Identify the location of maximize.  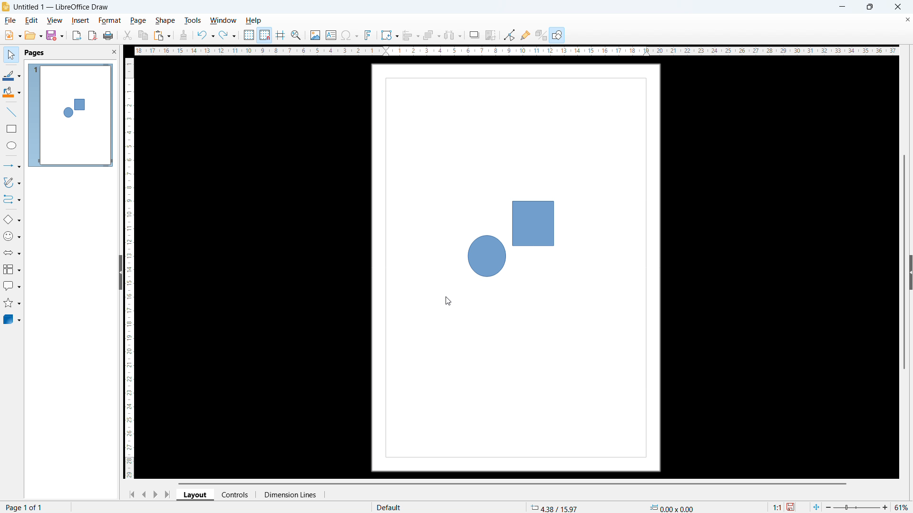
(871, 7).